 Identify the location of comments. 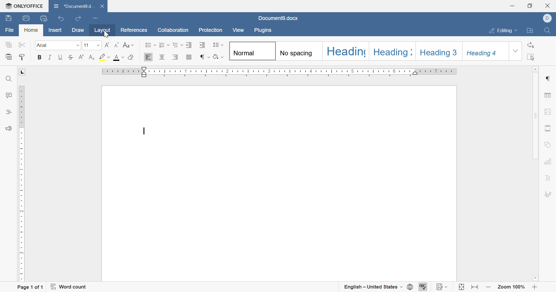
(8, 96).